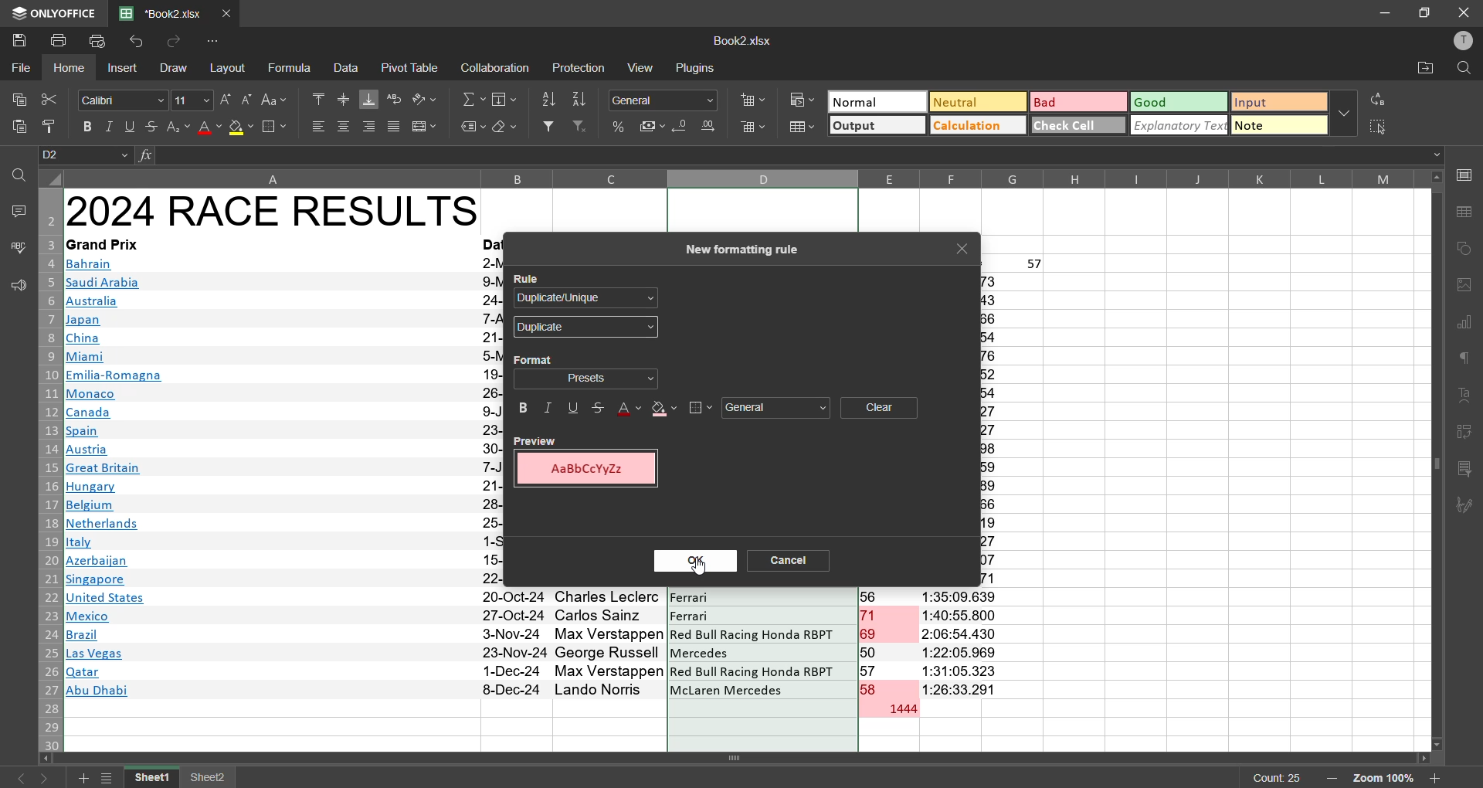 Image resolution: width=1483 pixels, height=788 pixels. I want to click on add new worksheet, so click(80, 778).